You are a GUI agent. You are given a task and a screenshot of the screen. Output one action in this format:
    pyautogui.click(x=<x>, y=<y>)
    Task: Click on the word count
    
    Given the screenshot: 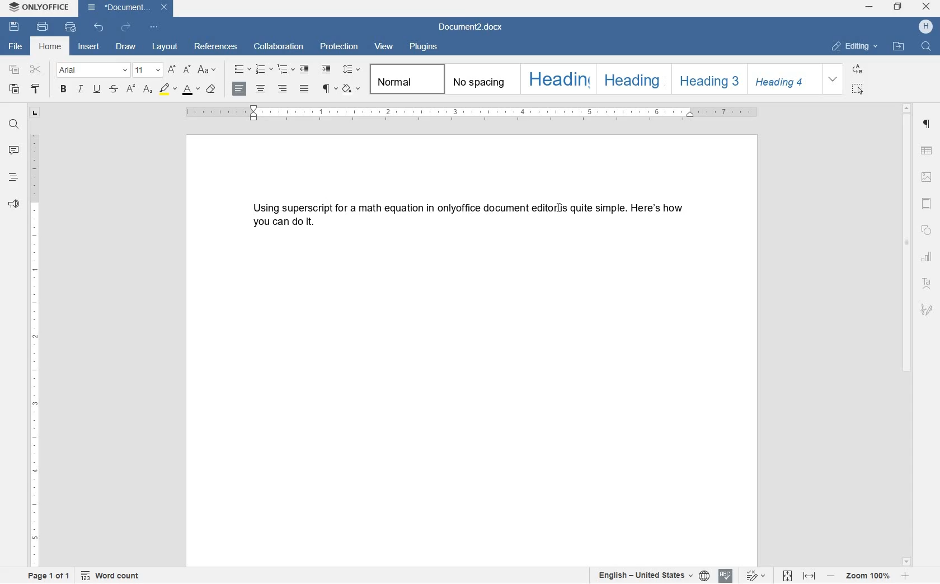 What is the action you would take?
    pyautogui.click(x=113, y=576)
    